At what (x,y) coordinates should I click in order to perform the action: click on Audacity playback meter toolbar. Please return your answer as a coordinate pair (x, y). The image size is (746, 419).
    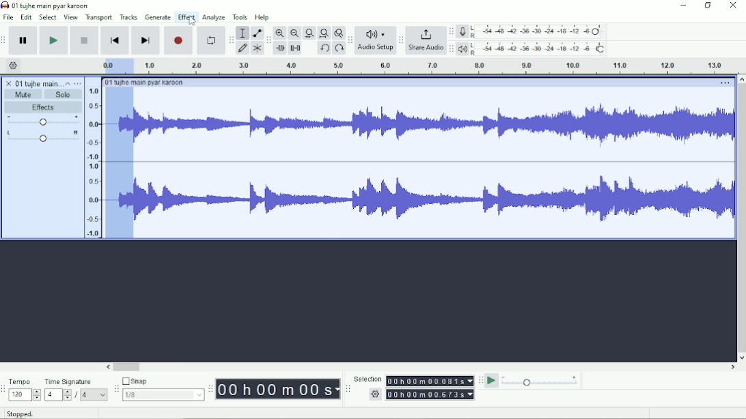
    Looking at the image, I should click on (451, 48).